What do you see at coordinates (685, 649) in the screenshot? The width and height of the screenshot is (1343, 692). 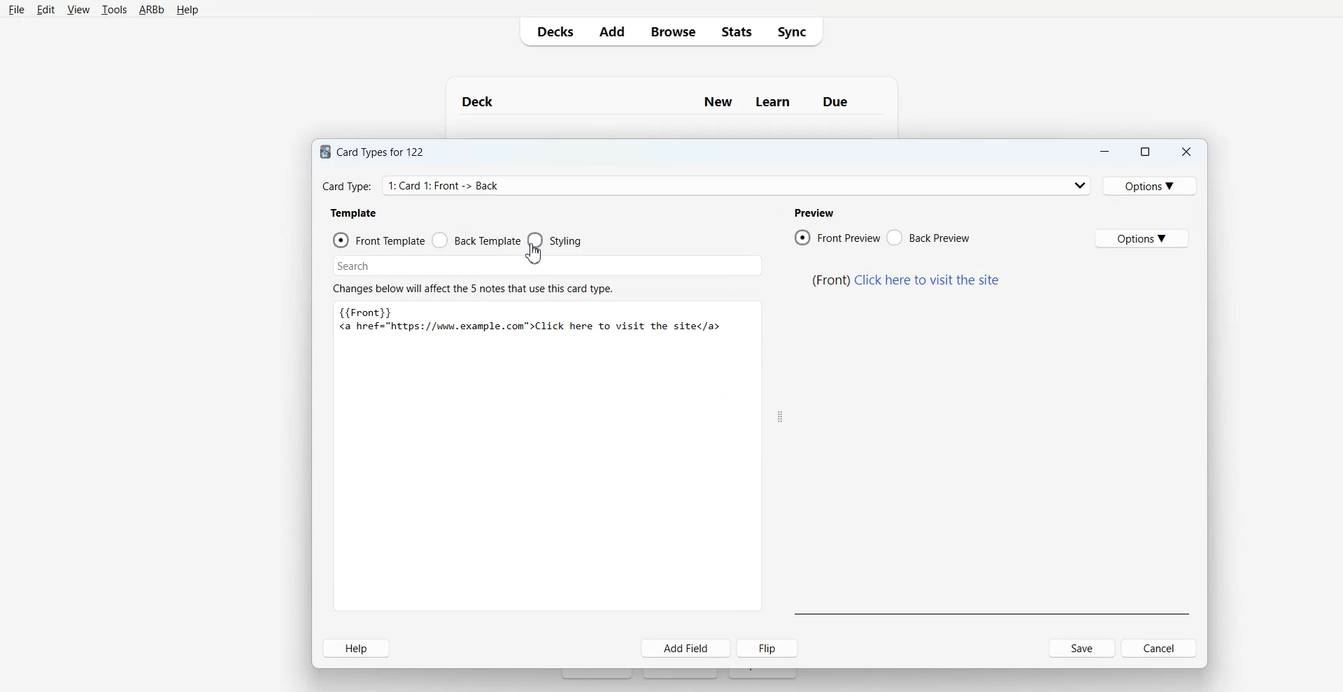 I see `Add Field` at bounding box center [685, 649].